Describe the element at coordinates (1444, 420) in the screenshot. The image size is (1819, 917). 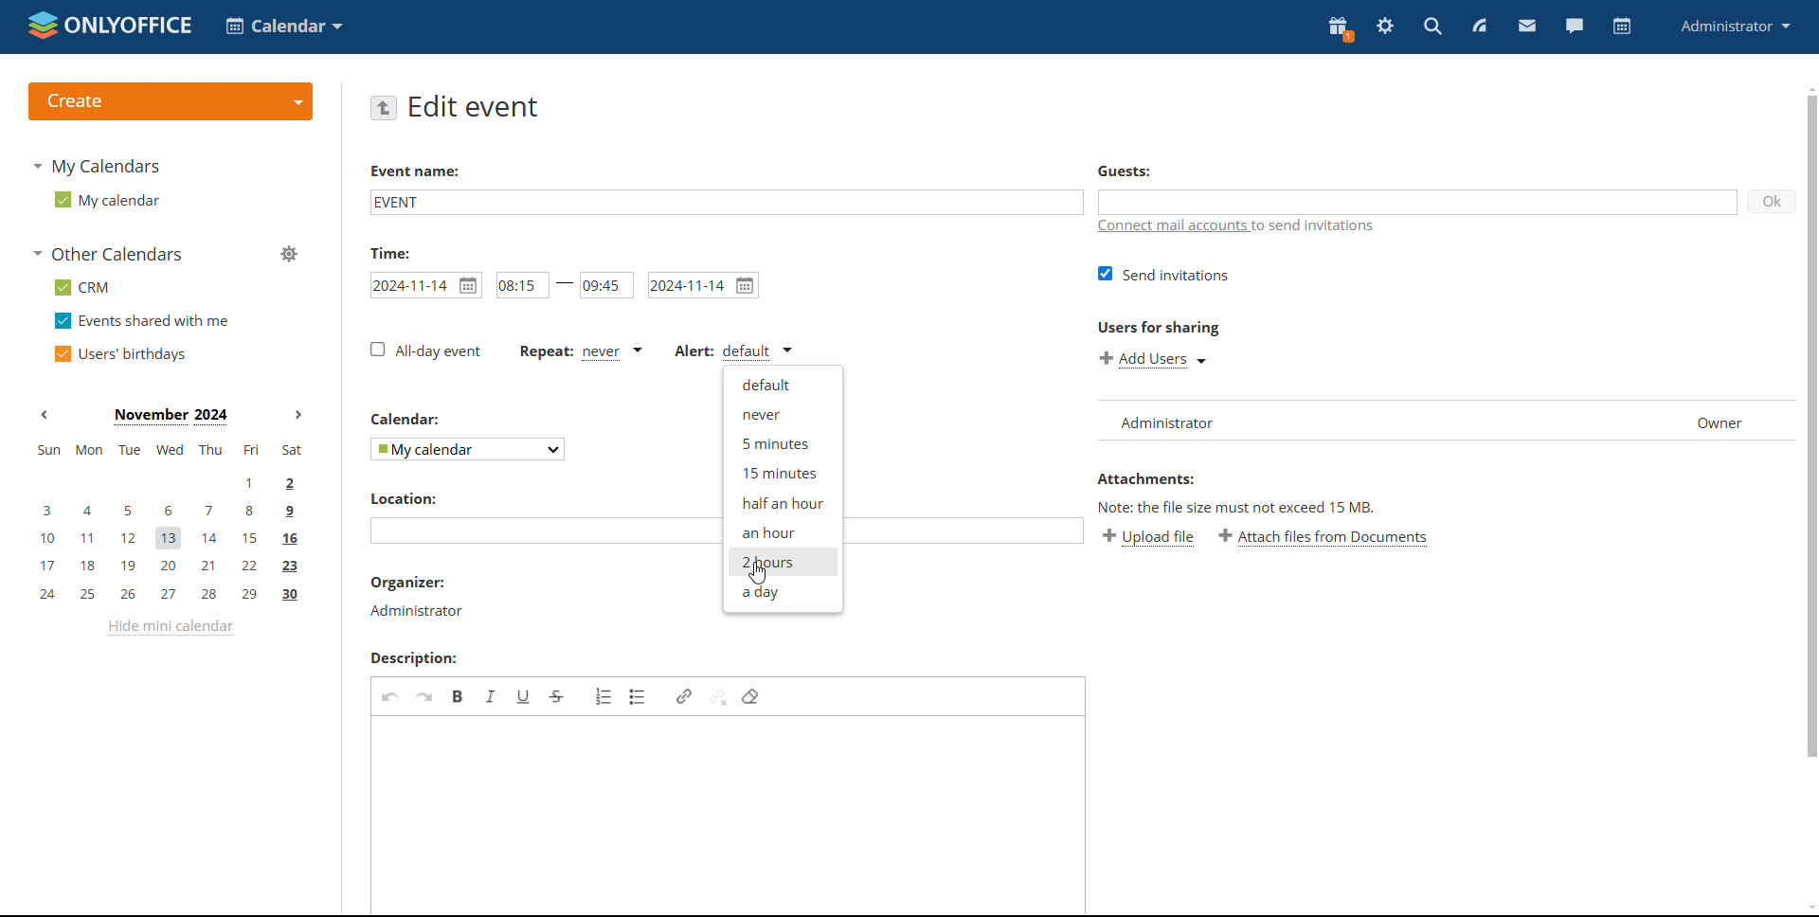
I see `user list` at that location.